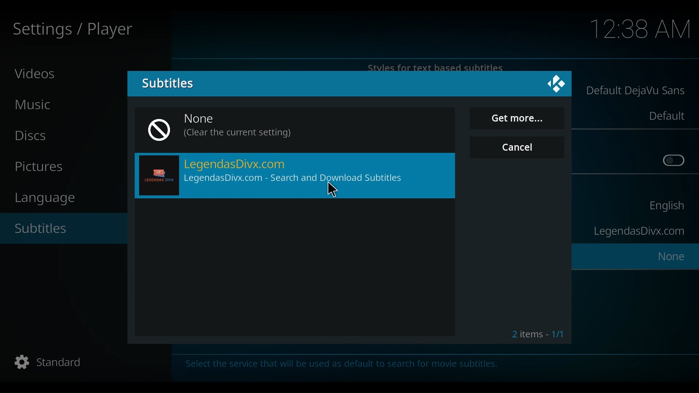 The image size is (699, 393). What do you see at coordinates (638, 232) in the screenshot?
I see `legendasDivx.com` at bounding box center [638, 232].